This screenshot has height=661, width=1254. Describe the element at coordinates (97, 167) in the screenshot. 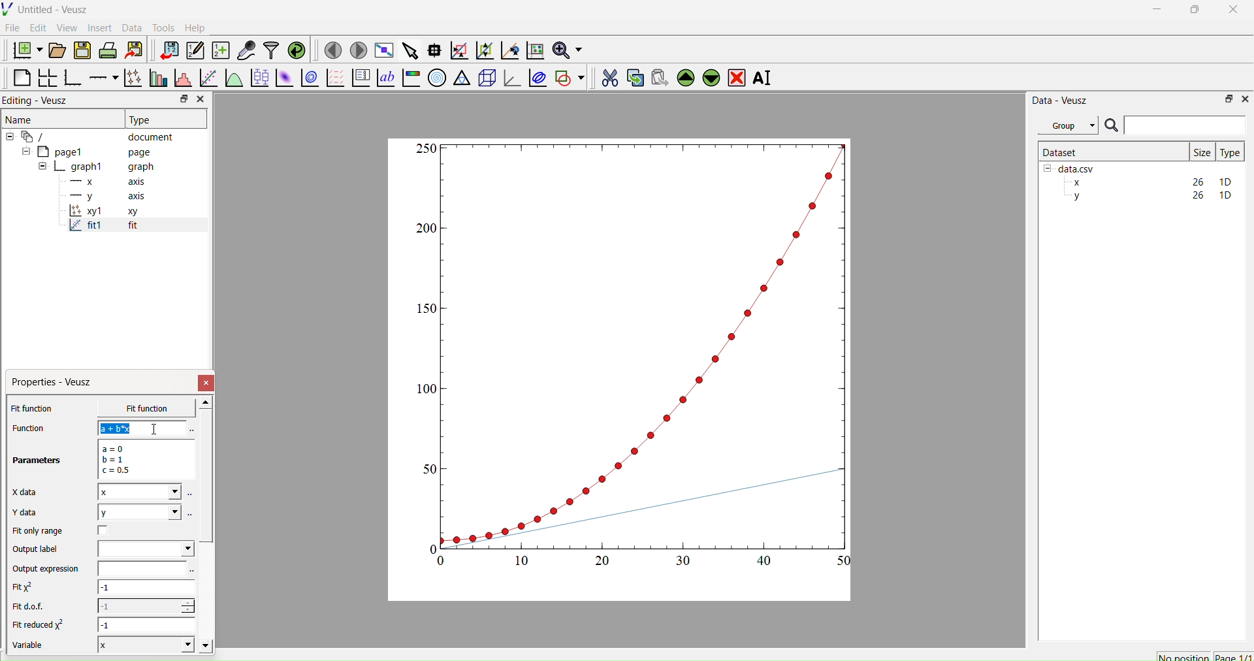

I see `graph1 graph` at that location.